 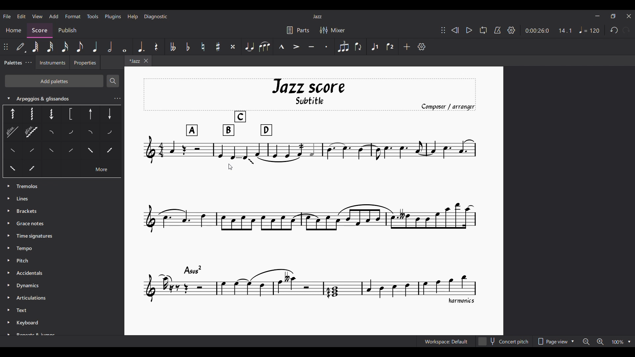 I want to click on Format menu, so click(x=73, y=16).